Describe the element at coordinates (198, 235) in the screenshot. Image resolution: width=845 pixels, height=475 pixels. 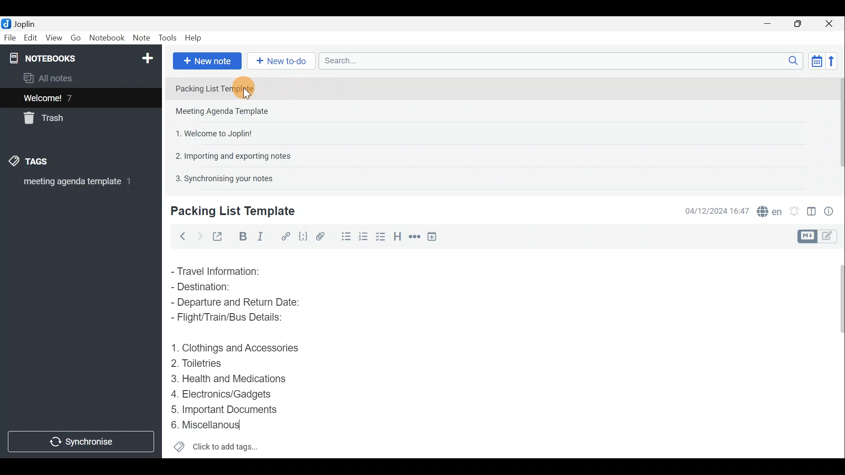
I see `Forward` at that location.